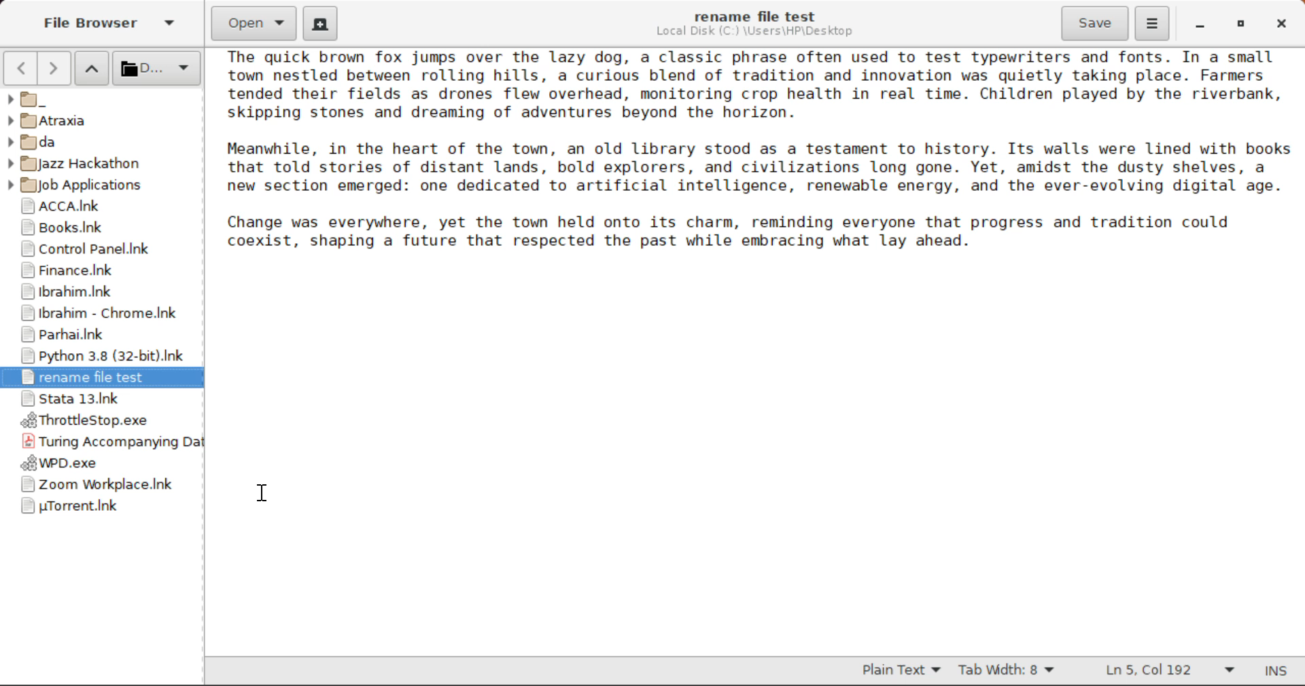 The height and width of the screenshot is (686, 1305). What do you see at coordinates (99, 316) in the screenshot?
I see `Ibrahim - Chrome Shortcut Link` at bounding box center [99, 316].